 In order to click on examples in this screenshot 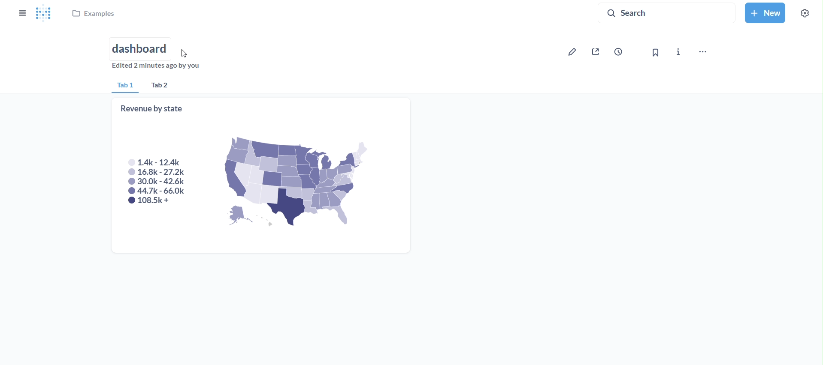, I will do `click(95, 15)`.